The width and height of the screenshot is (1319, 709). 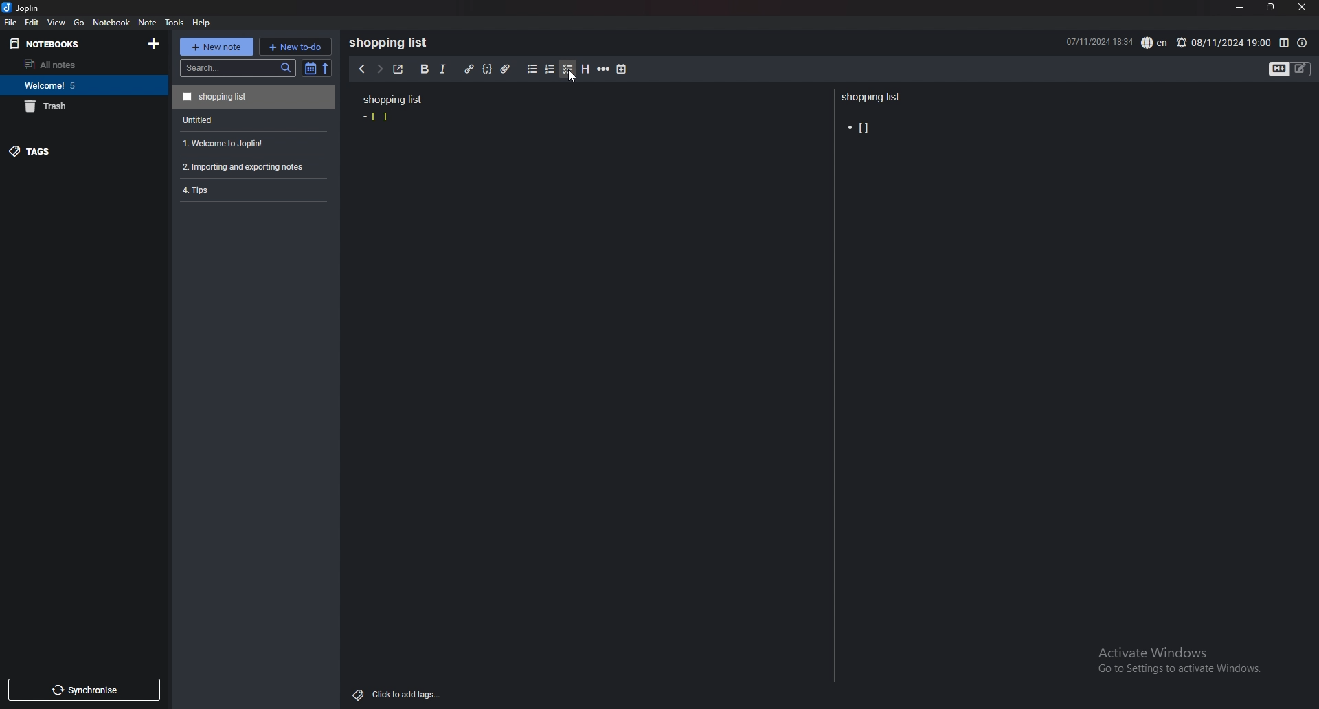 I want to click on Cursor, so click(x=570, y=77).